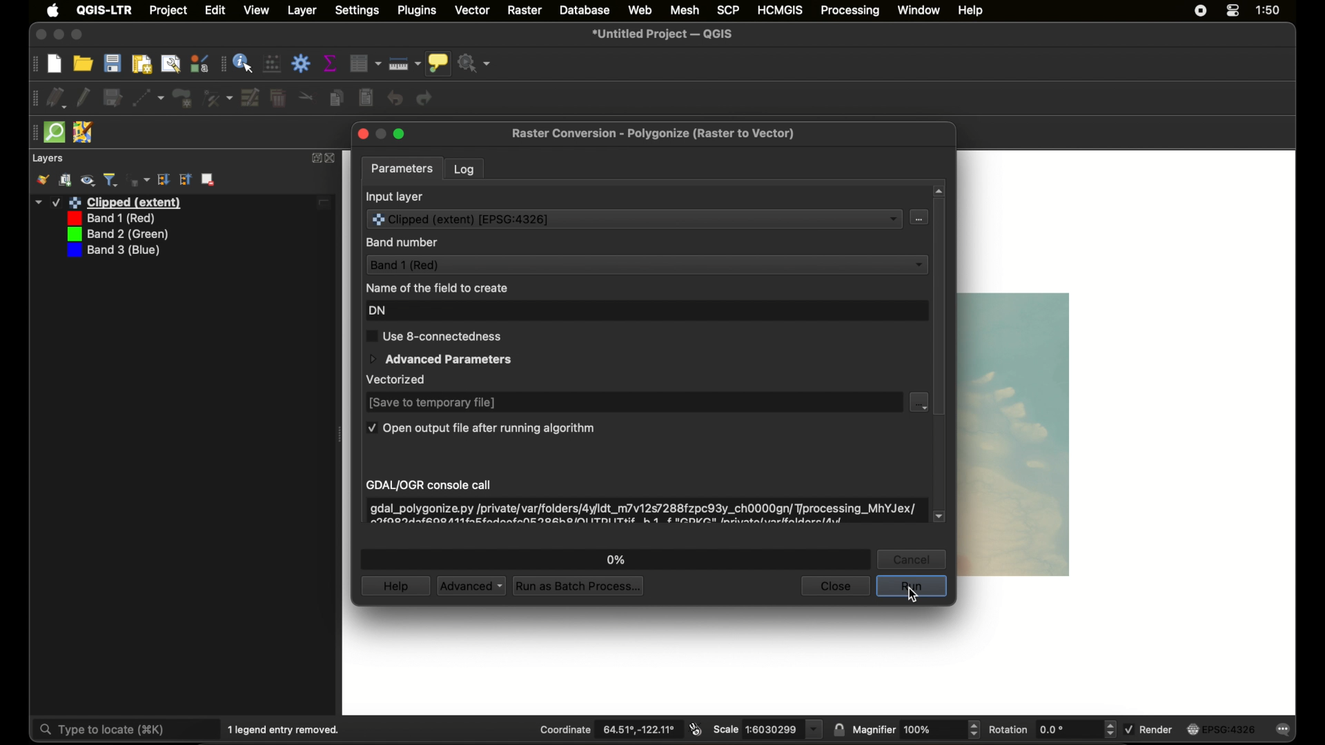  I want to click on layer, so click(302, 11).